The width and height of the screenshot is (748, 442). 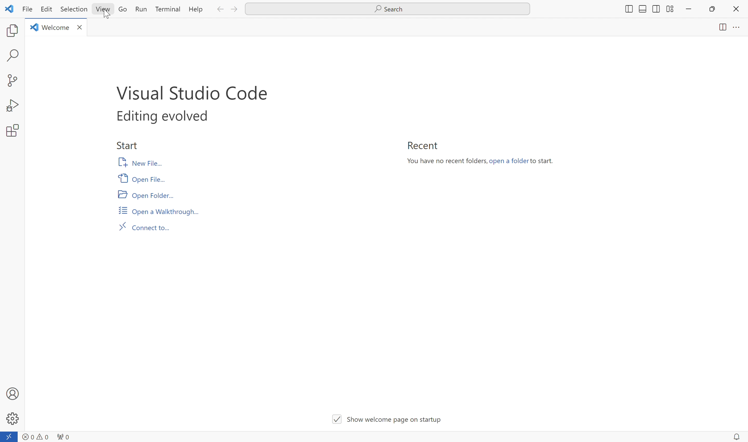 I want to click on show welcome page on startup, so click(x=385, y=421).